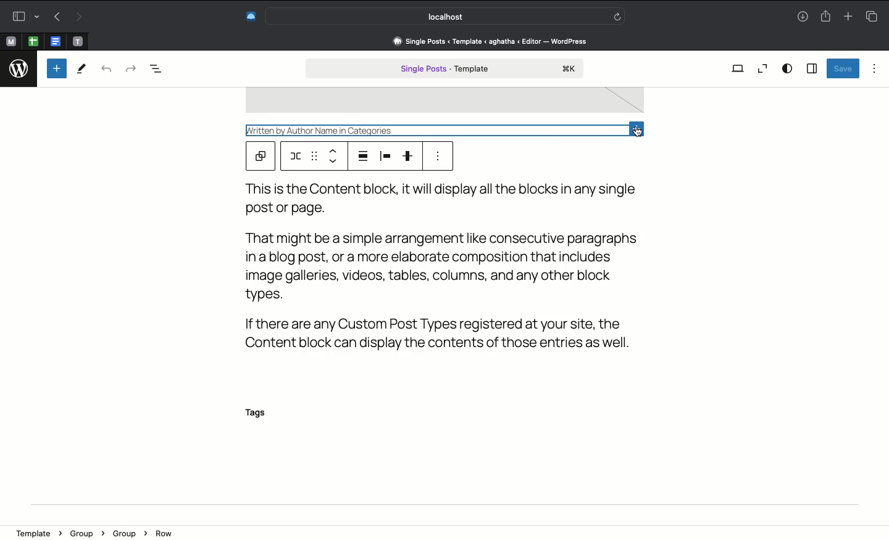 The image size is (889, 540). I want to click on Text, so click(454, 266).